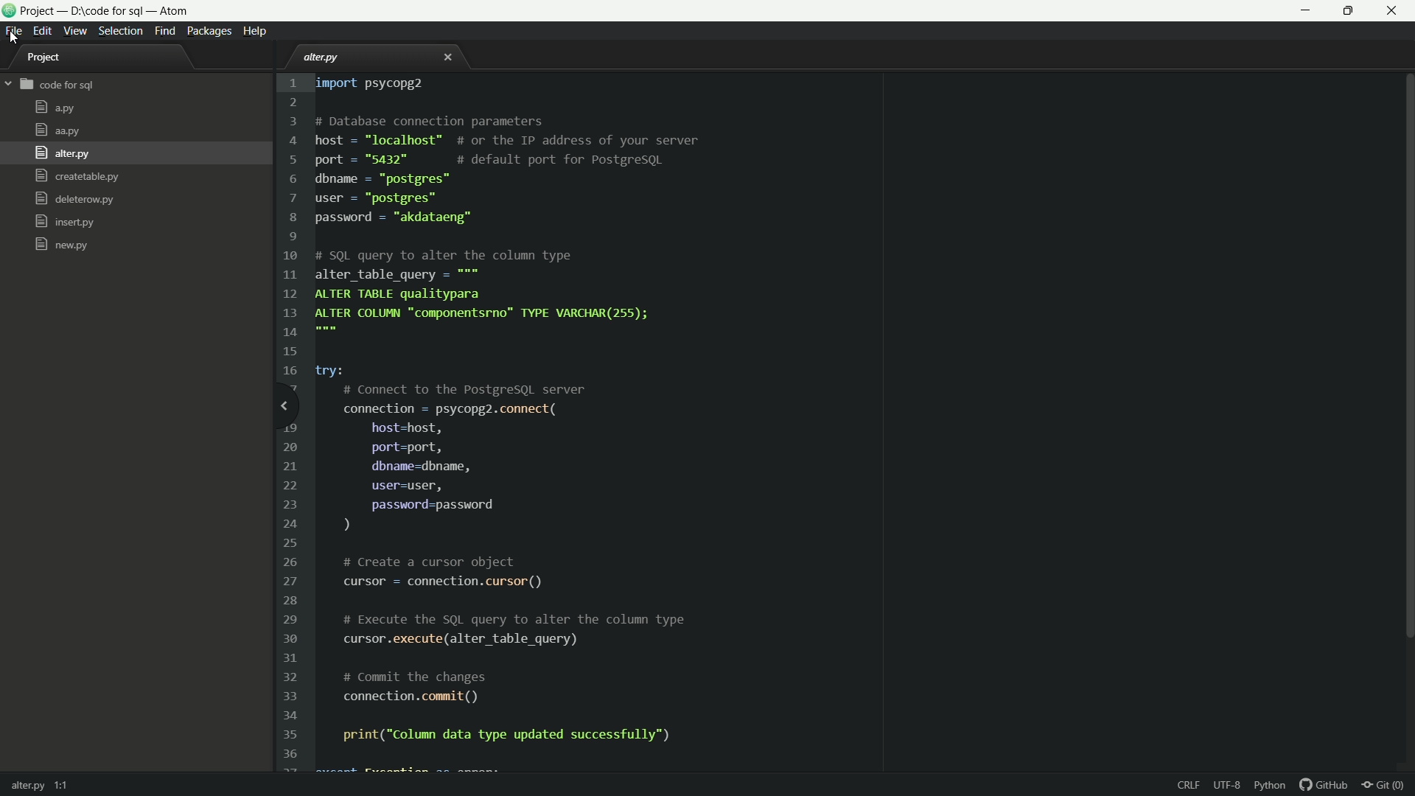  I want to click on full screen, so click(1352, 10).